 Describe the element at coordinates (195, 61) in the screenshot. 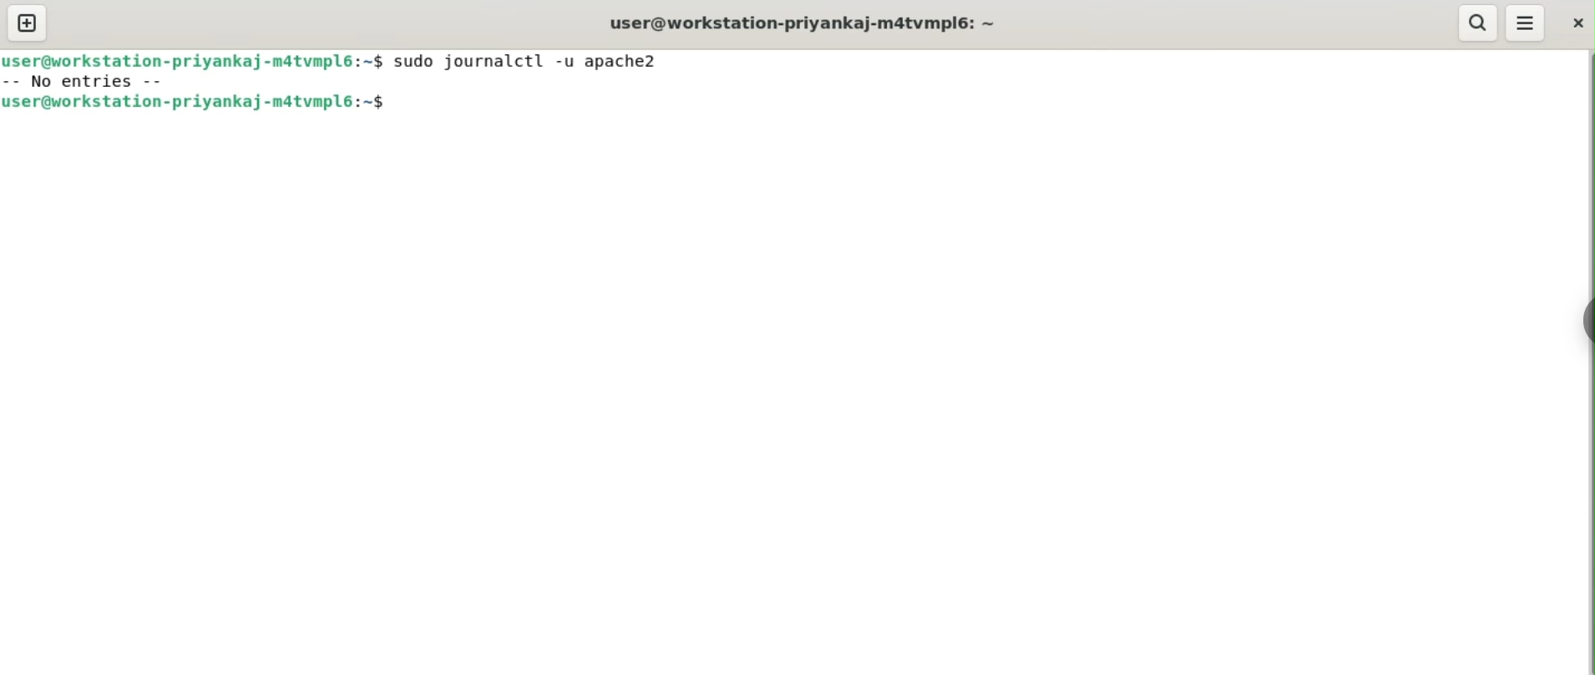

I see `user@workstation-priyankaj-m4tvmpl6:~$` at that location.